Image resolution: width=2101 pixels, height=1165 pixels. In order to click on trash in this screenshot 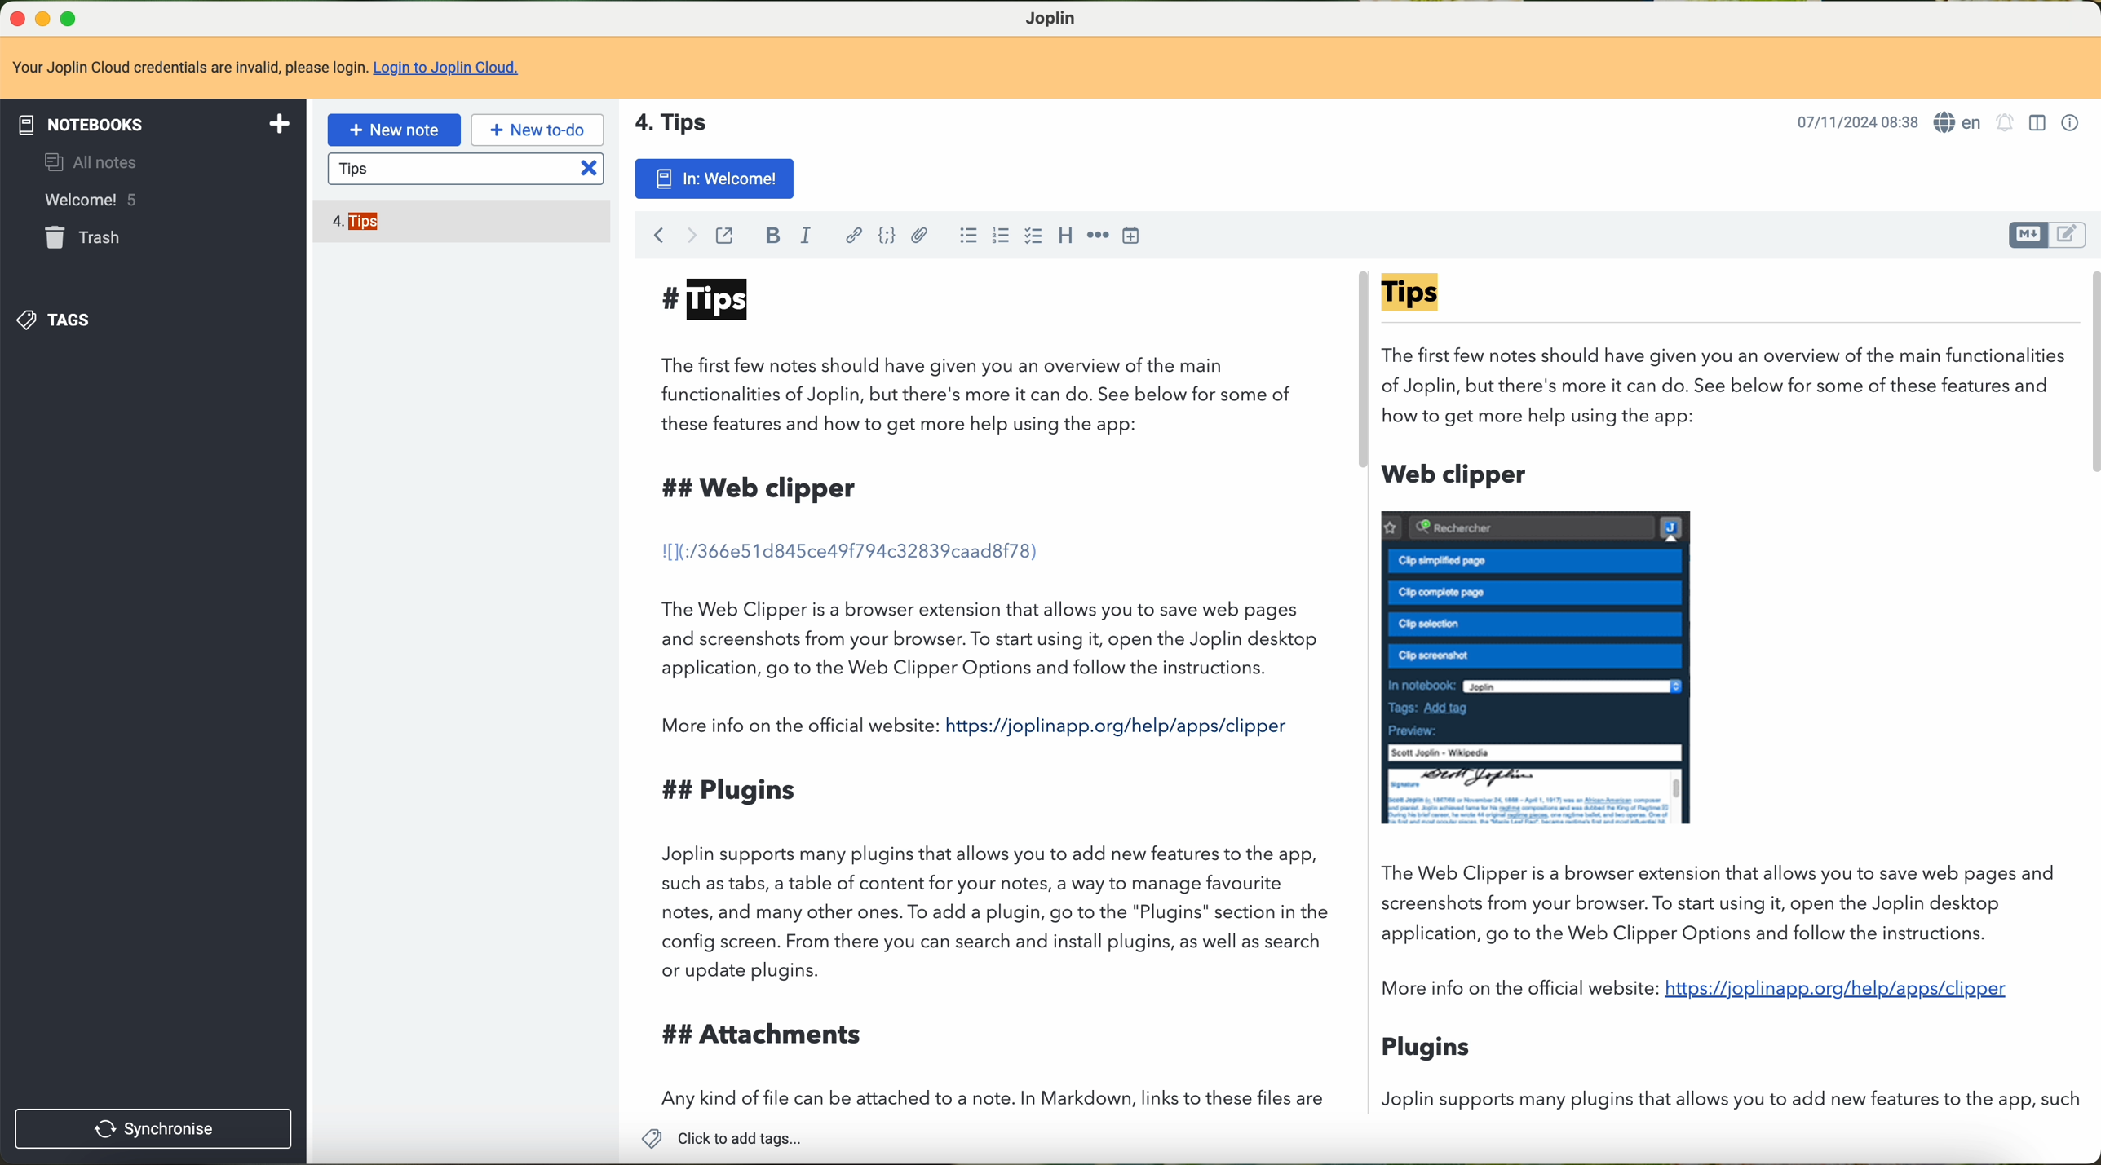, I will do `click(85, 237)`.